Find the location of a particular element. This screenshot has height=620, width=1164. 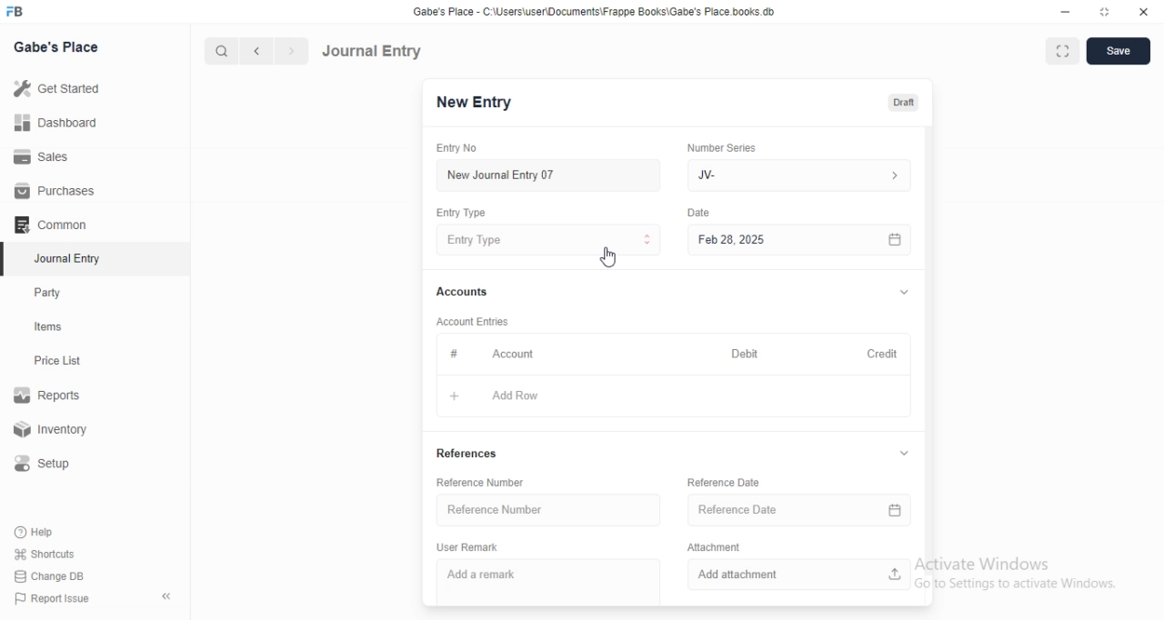

Purchases is located at coordinates (55, 191).